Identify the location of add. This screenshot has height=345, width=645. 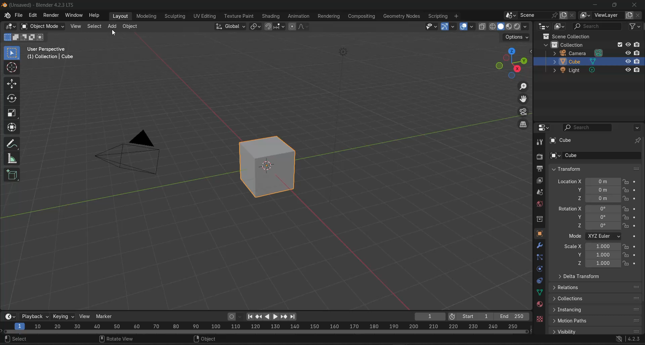
(112, 26).